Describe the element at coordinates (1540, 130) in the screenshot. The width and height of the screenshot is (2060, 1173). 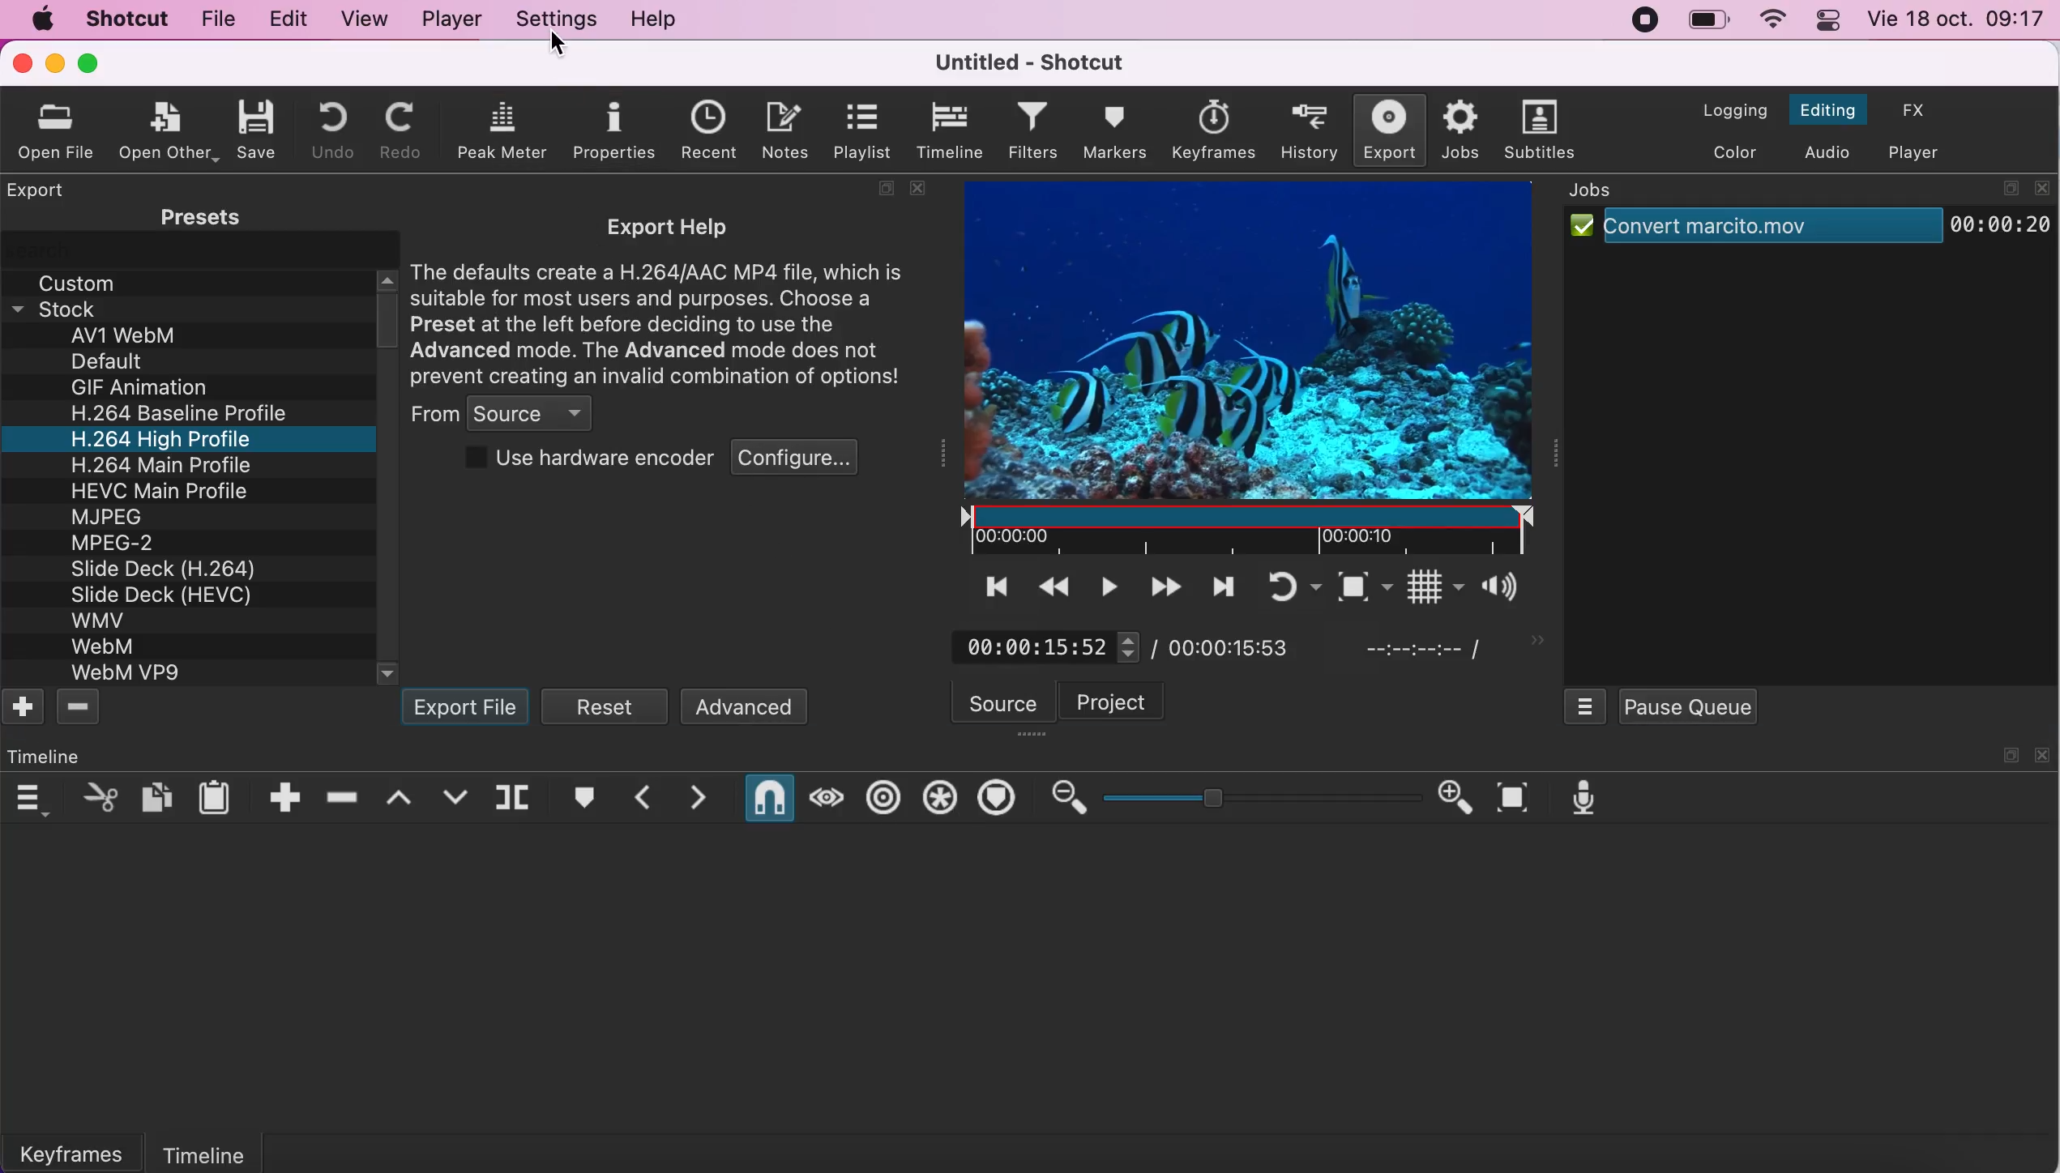
I see `subtitles` at that location.